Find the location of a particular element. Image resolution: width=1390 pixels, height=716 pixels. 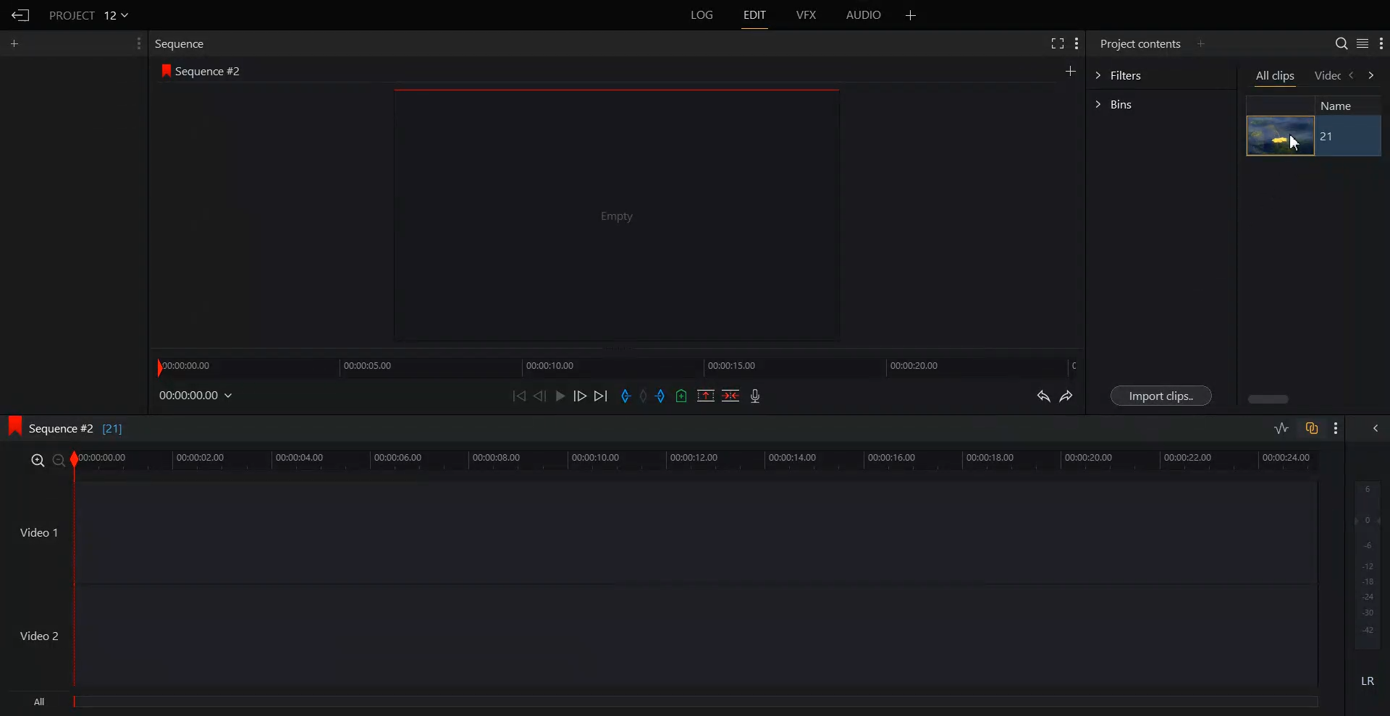

Move Backward is located at coordinates (519, 395).